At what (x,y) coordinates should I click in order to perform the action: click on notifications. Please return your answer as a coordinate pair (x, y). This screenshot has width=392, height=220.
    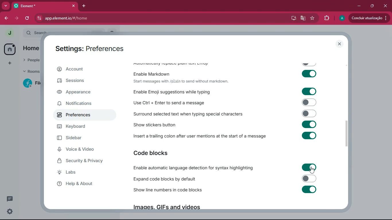
    Looking at the image, I should click on (82, 105).